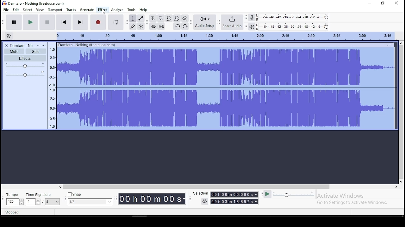  I want to click on mute, so click(14, 51).